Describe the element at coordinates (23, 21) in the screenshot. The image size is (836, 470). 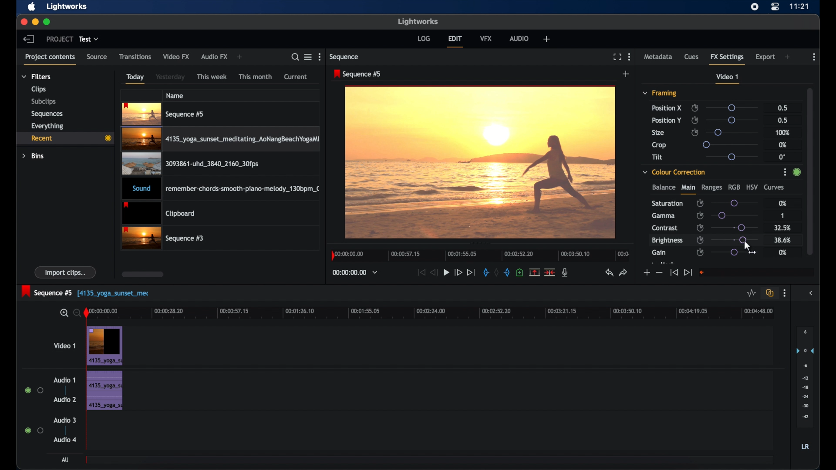
I see `close` at that location.